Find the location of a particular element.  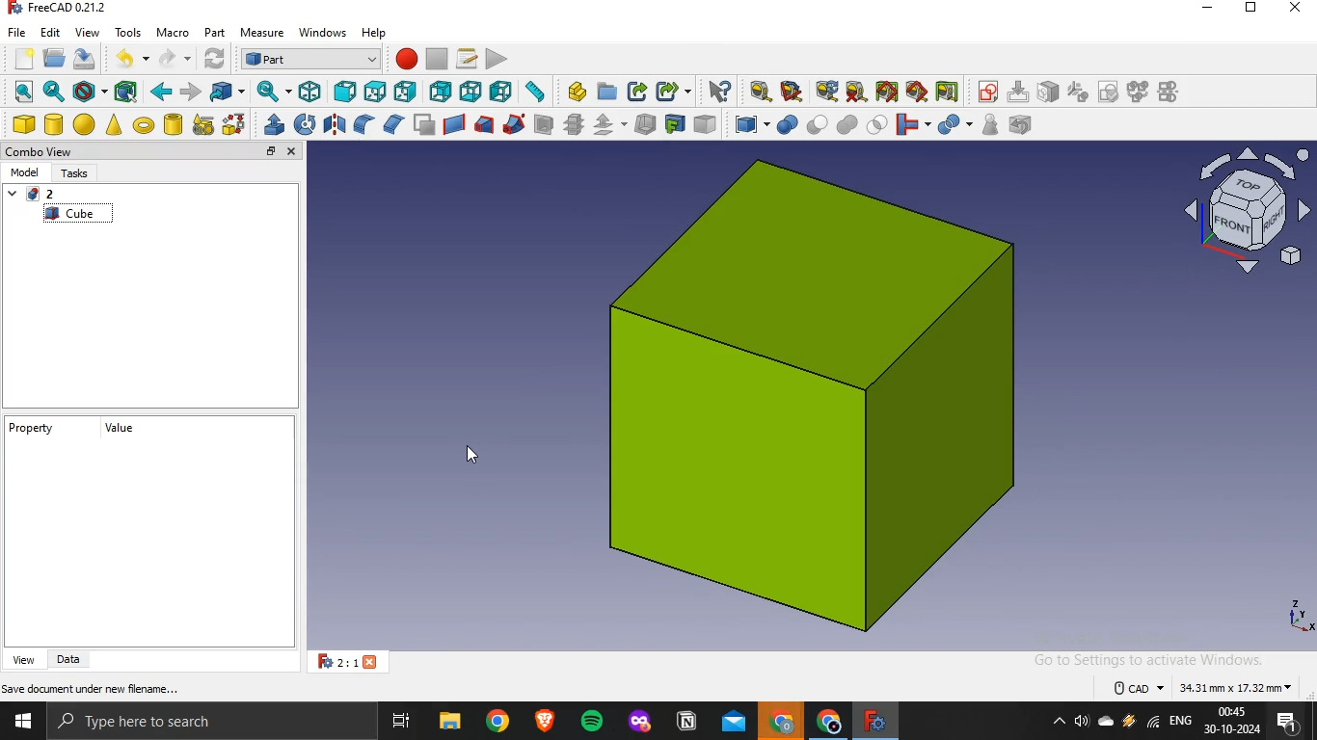

english is located at coordinates (1183, 724).